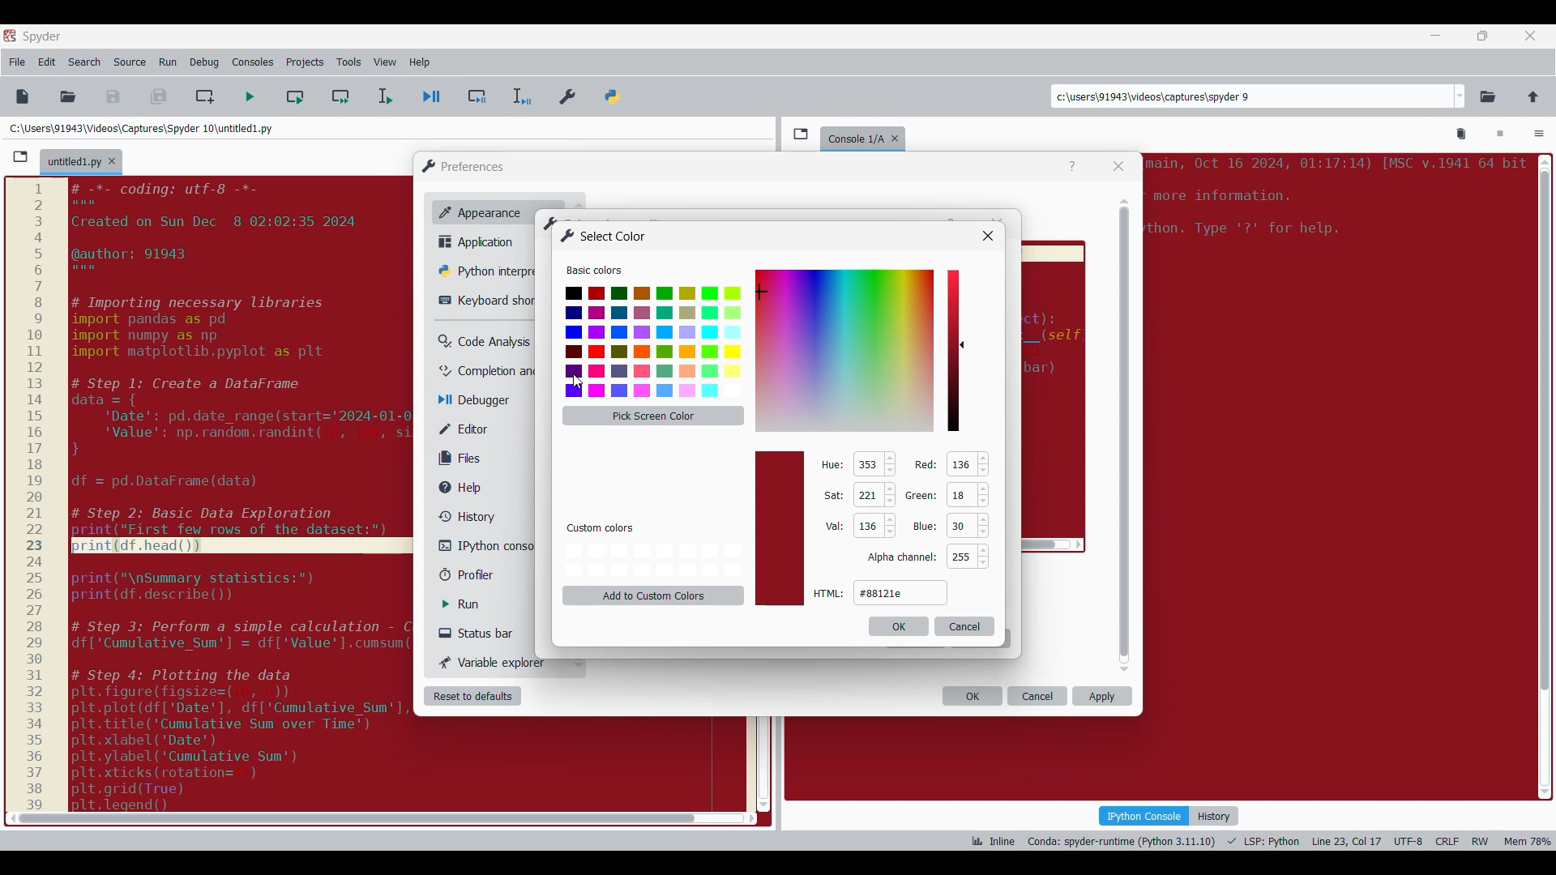 The image size is (1556, 875). I want to click on Increase/Decrease respective number, so click(983, 510).